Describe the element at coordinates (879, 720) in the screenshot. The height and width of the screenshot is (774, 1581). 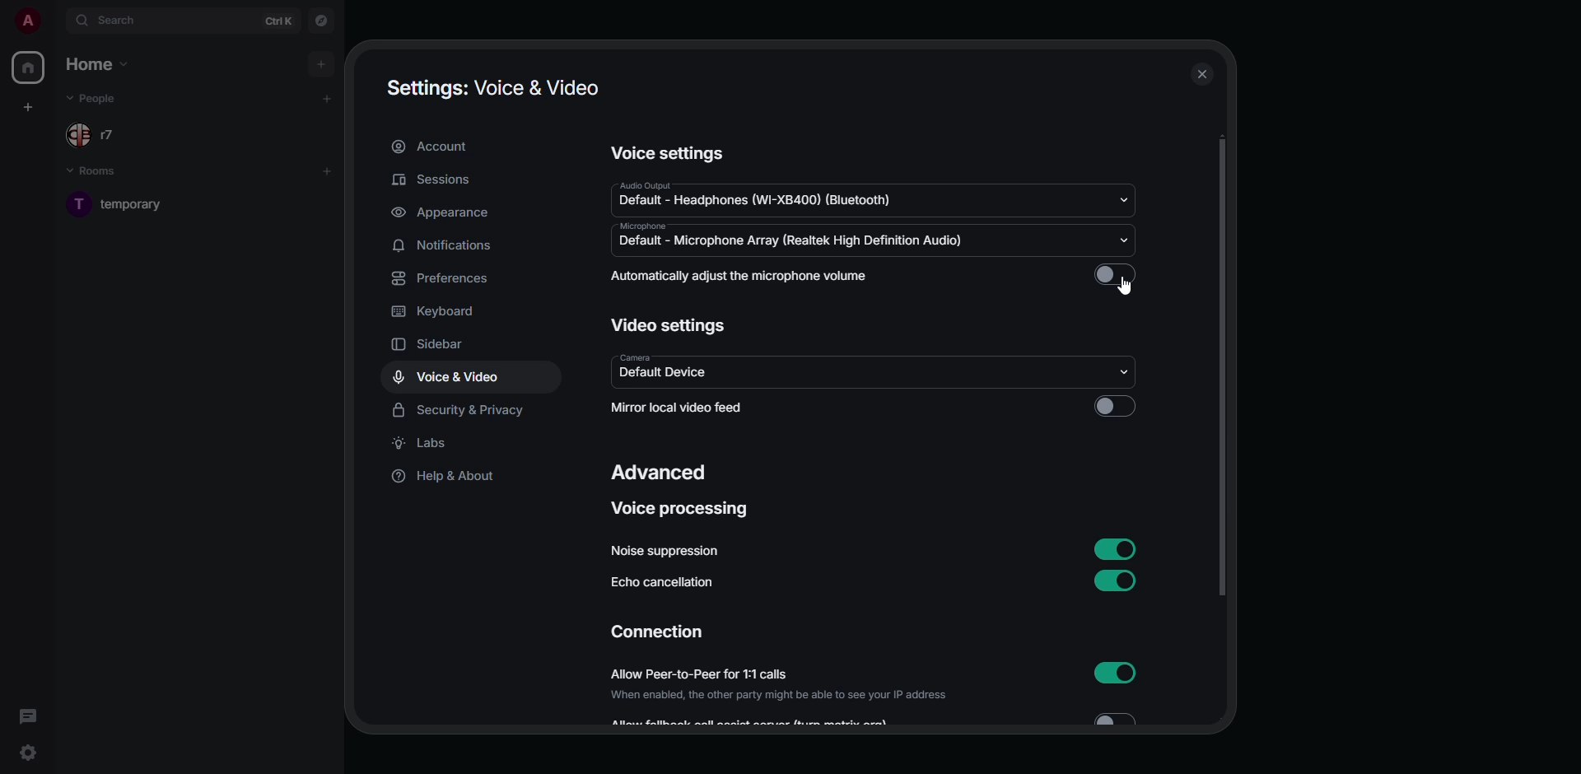
I see `Allow...` at that location.